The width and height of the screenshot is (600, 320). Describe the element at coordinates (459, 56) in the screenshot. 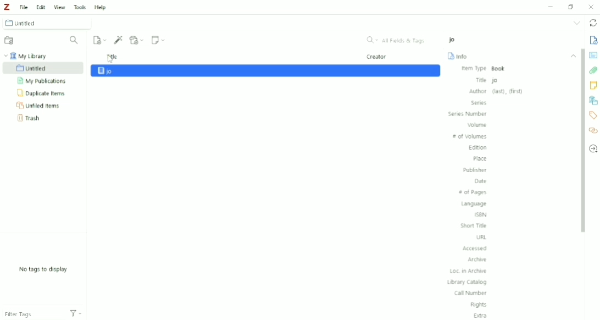

I see `Info` at that location.